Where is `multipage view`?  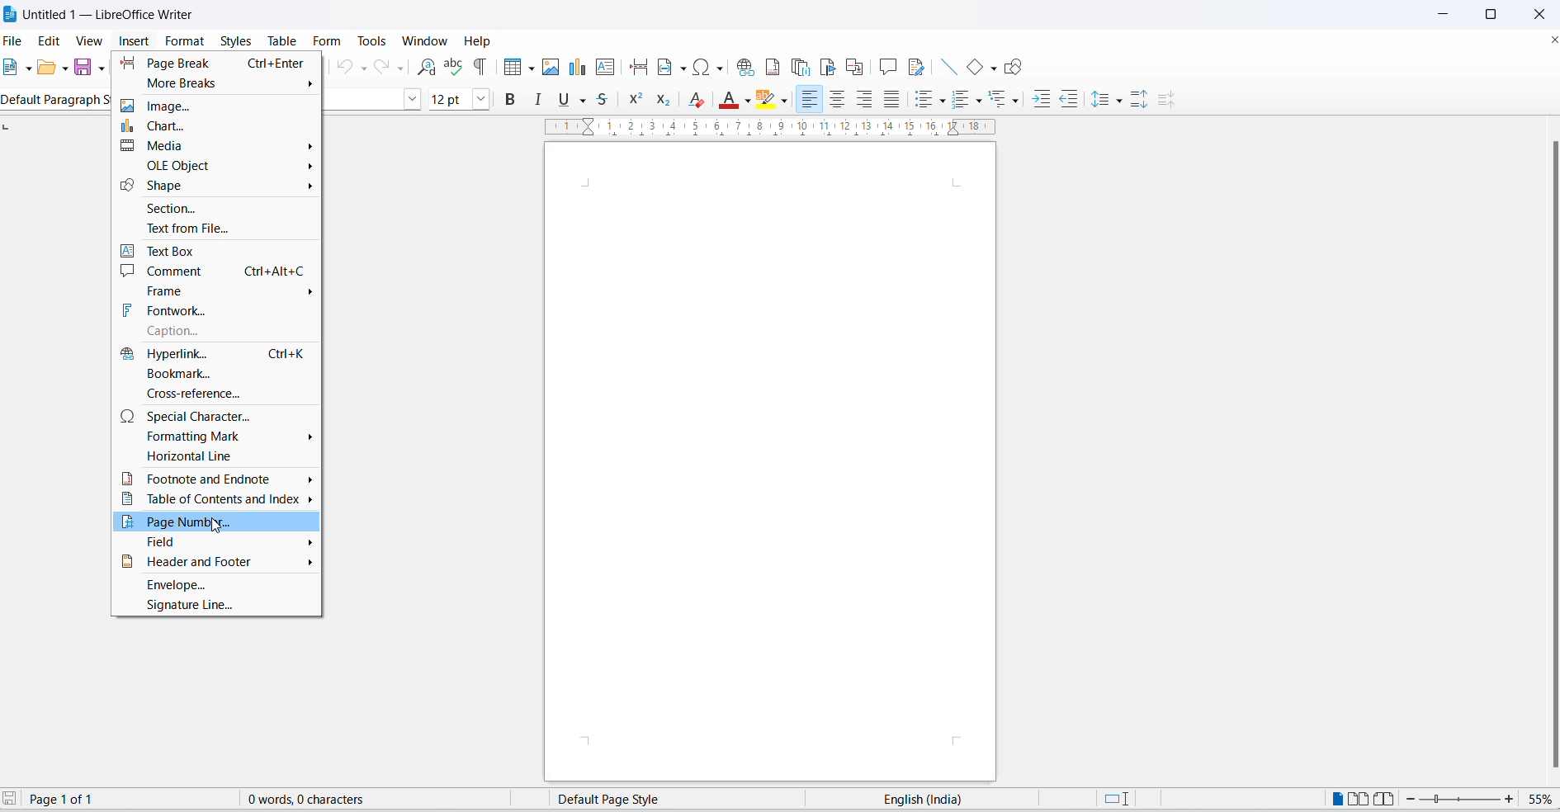
multipage view is located at coordinates (1359, 800).